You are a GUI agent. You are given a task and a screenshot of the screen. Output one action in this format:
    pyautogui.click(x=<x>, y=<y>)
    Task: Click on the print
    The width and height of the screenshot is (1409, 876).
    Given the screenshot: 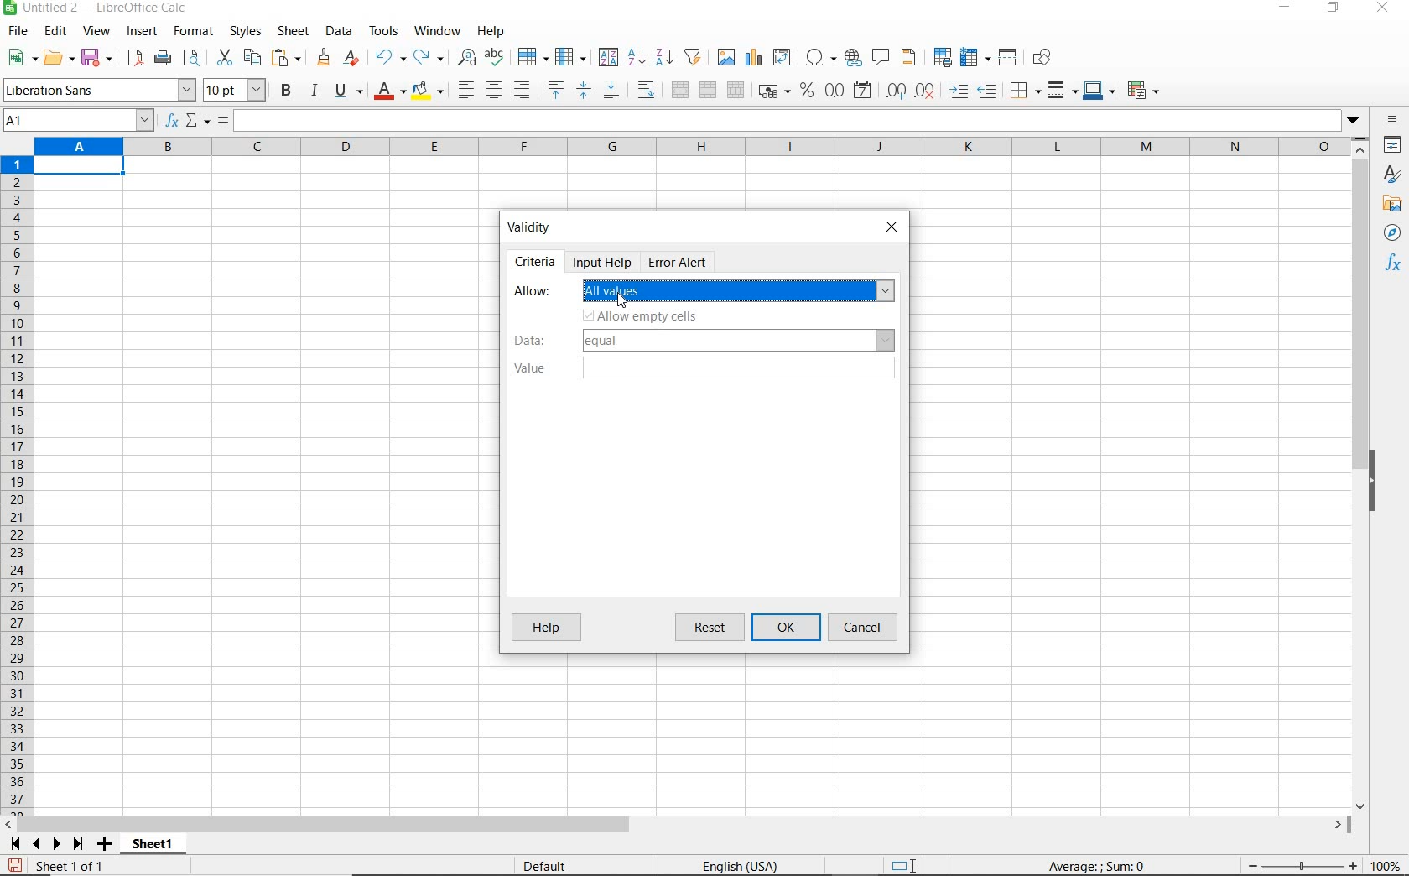 What is the action you would take?
    pyautogui.click(x=163, y=57)
    